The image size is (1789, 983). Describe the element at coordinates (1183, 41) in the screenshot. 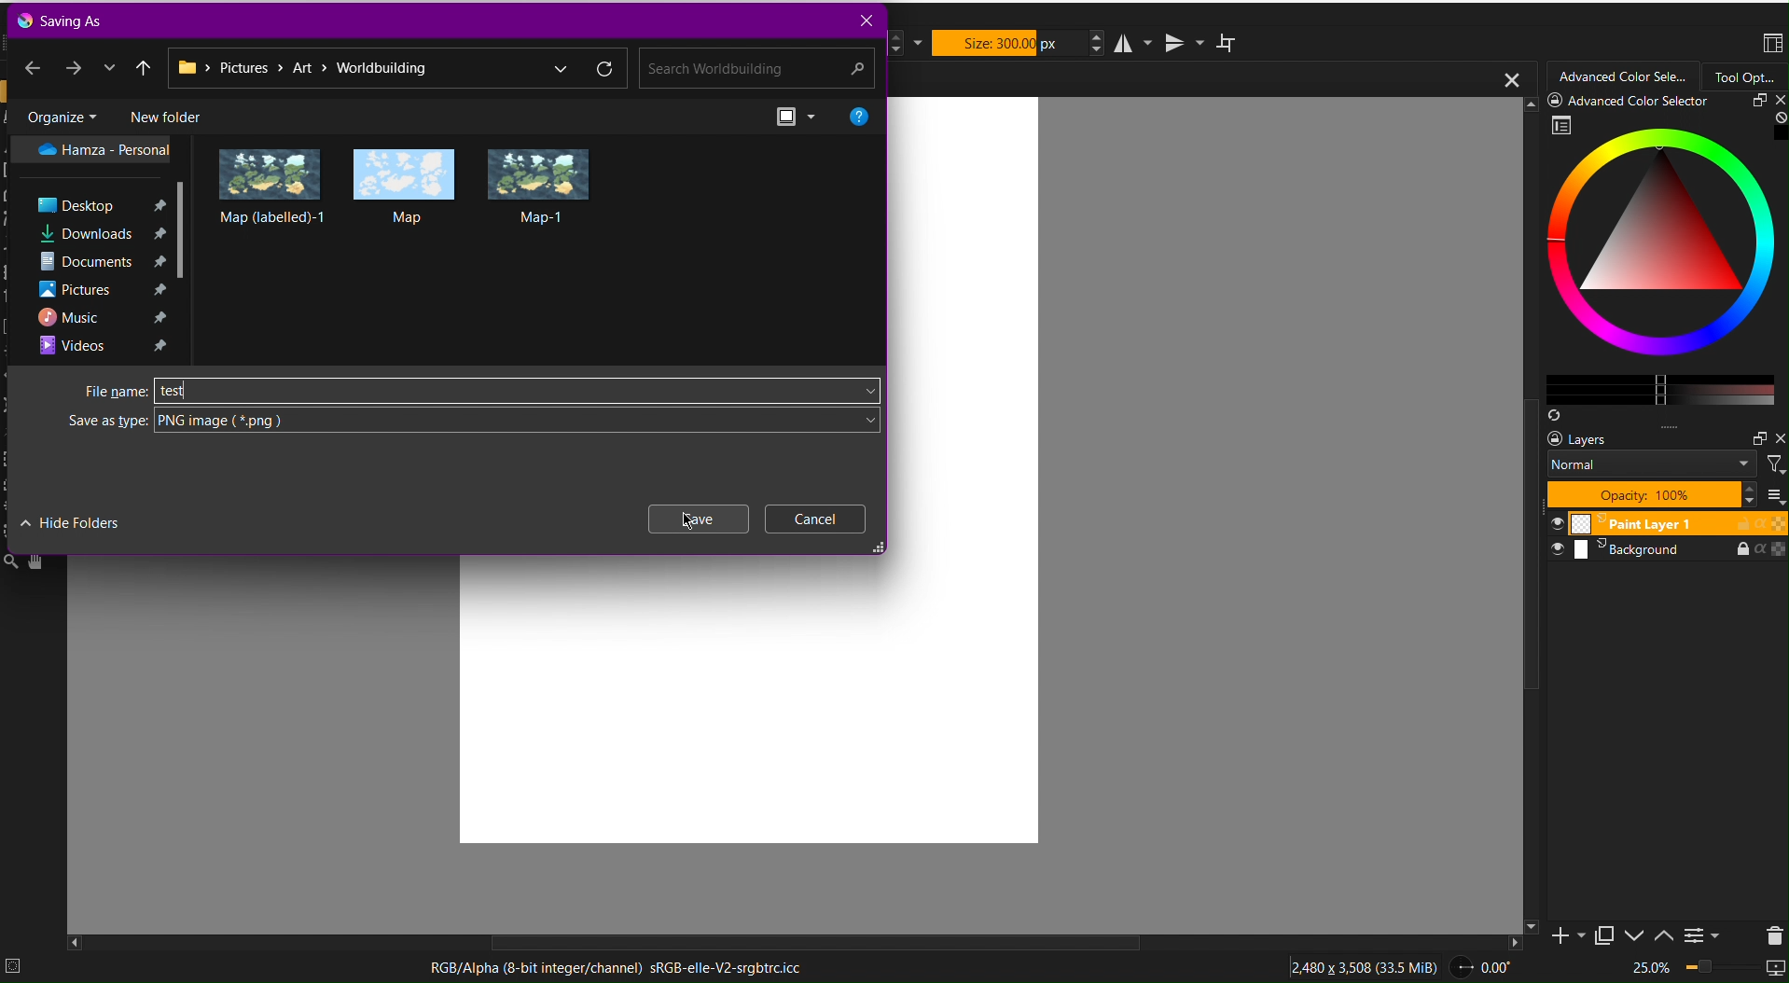

I see `Vertical Mirror` at that location.